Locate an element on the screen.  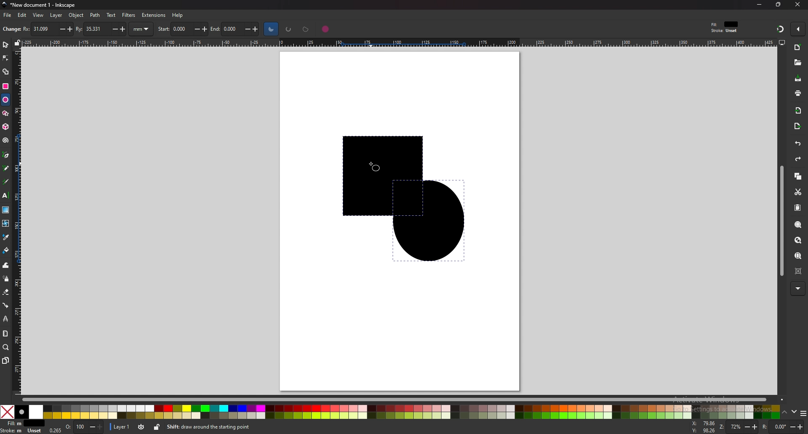
mm is located at coordinates (142, 29).